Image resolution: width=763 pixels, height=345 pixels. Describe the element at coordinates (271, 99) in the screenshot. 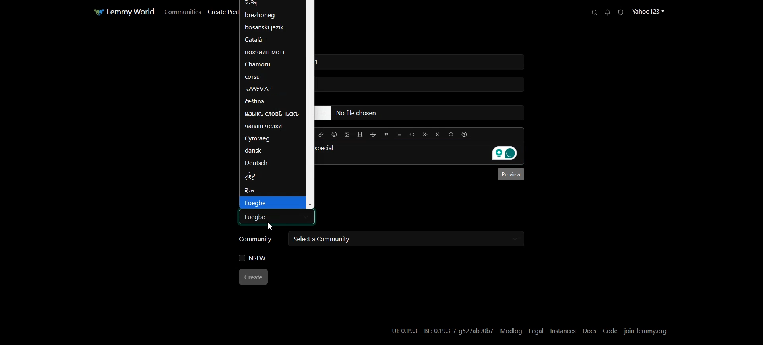

I see `Language` at that location.